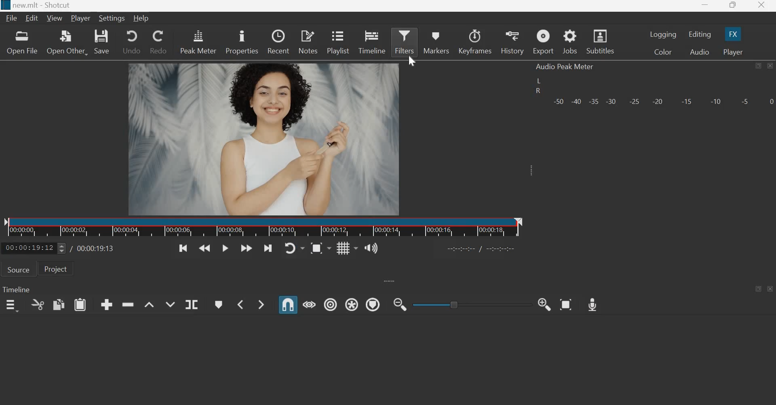 The height and width of the screenshot is (405, 776). I want to click on Color, so click(664, 53).